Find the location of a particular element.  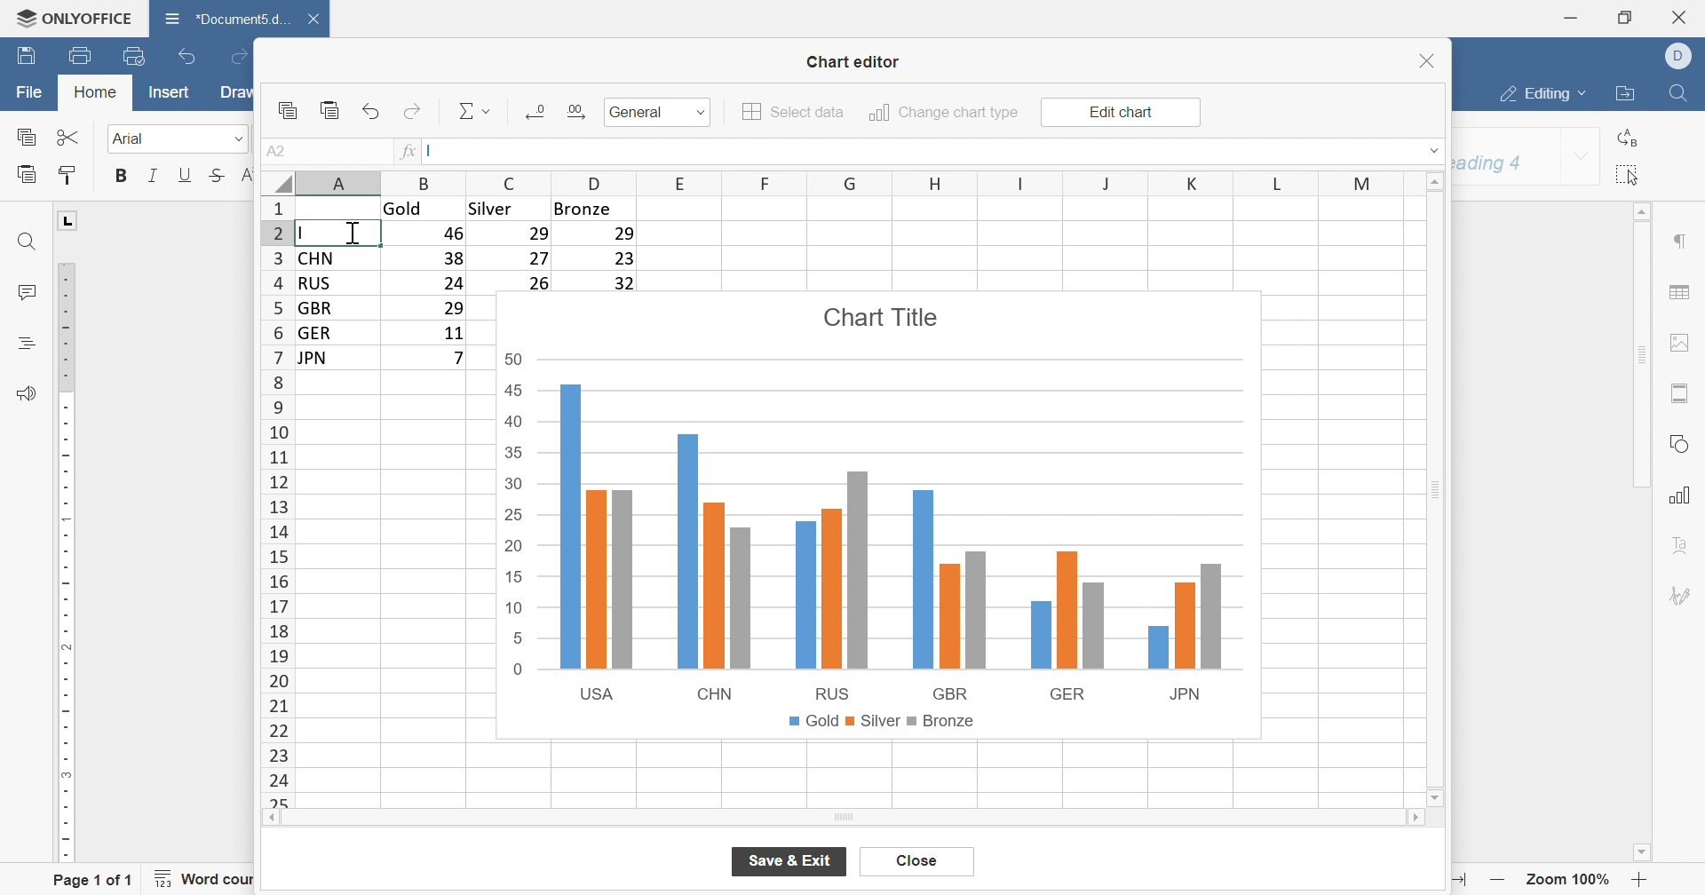

strikethrough is located at coordinates (217, 175).